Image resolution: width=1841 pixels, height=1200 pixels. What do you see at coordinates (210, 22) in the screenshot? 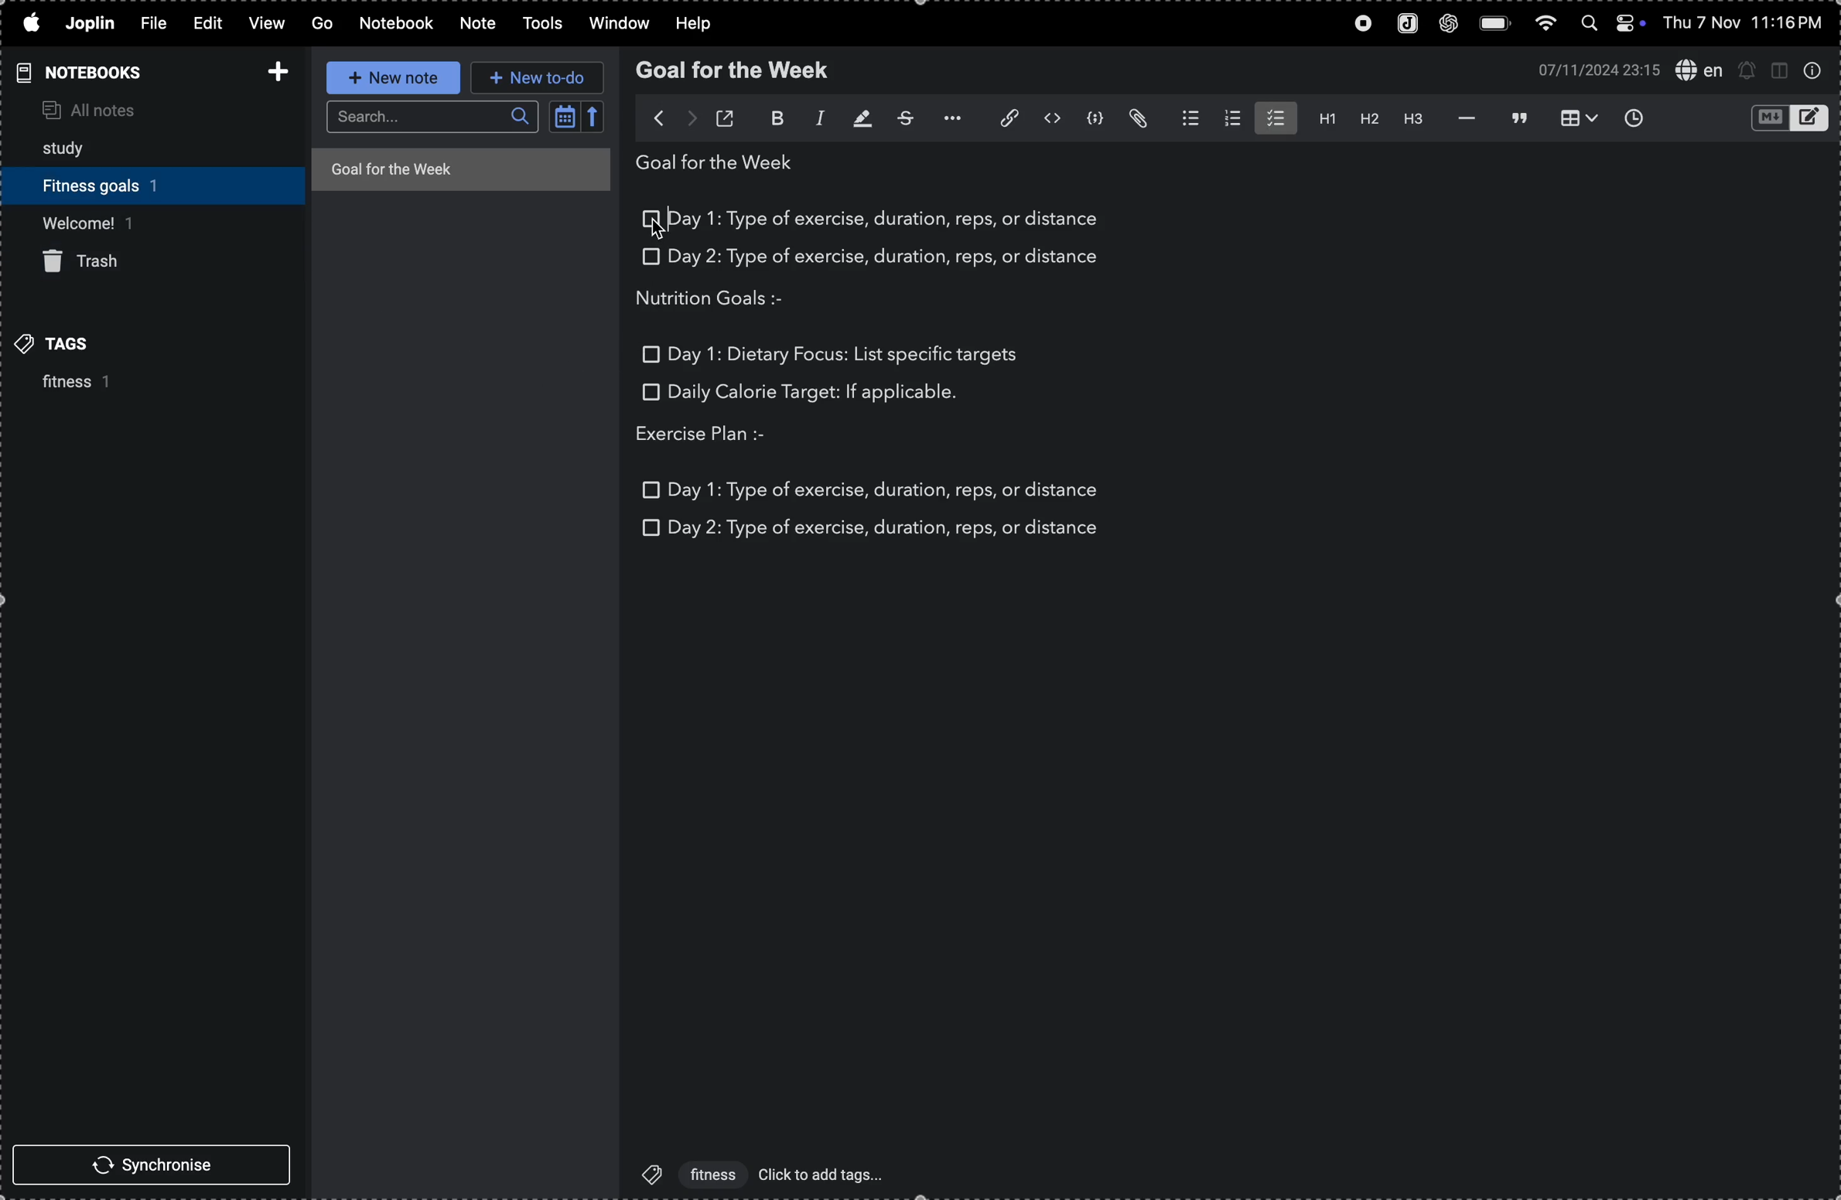
I see `edit` at bounding box center [210, 22].